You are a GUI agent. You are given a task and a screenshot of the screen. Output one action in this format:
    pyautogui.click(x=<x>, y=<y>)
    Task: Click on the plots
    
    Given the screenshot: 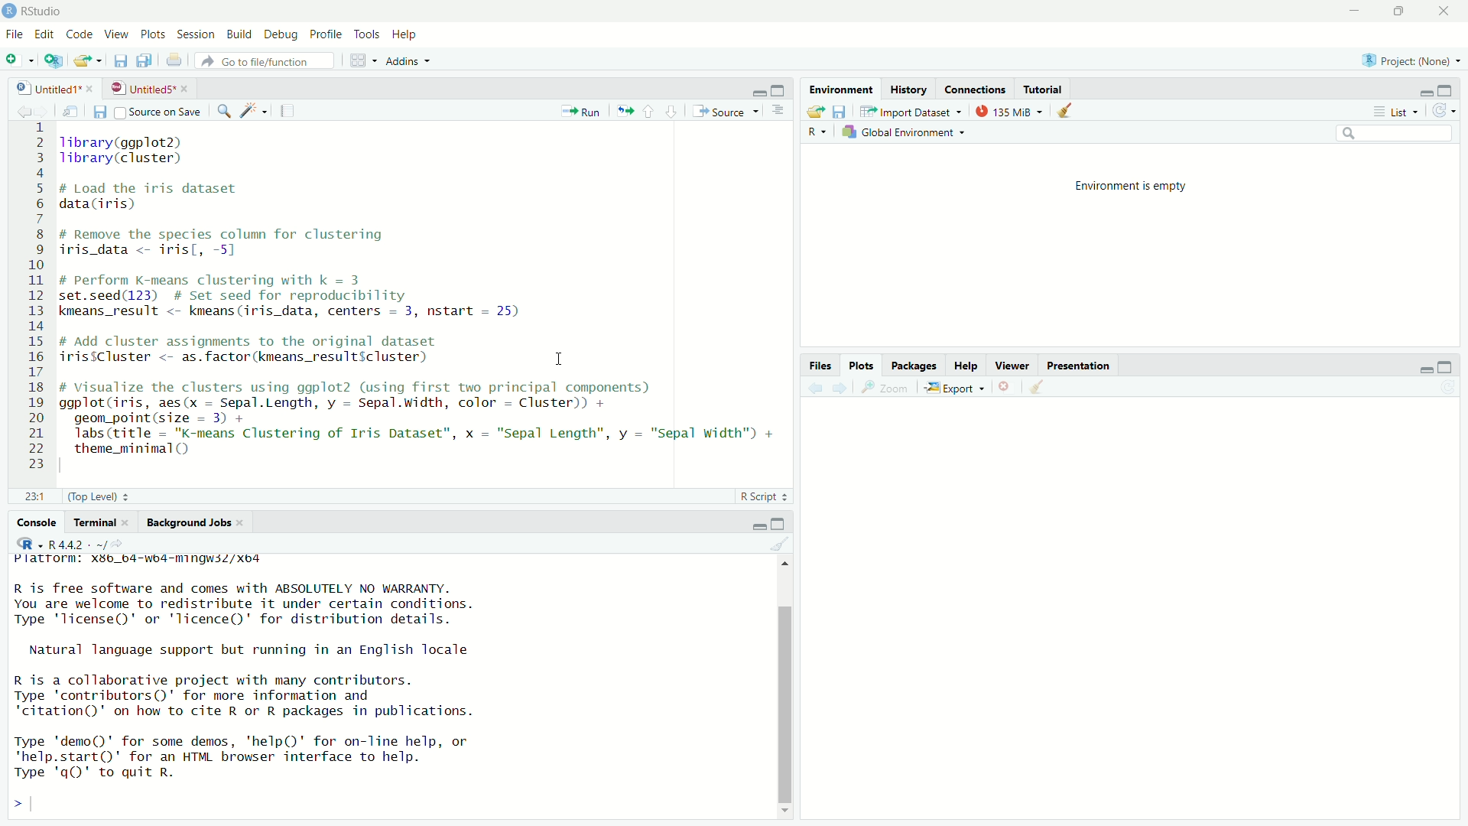 What is the action you would take?
    pyautogui.click(x=151, y=32)
    